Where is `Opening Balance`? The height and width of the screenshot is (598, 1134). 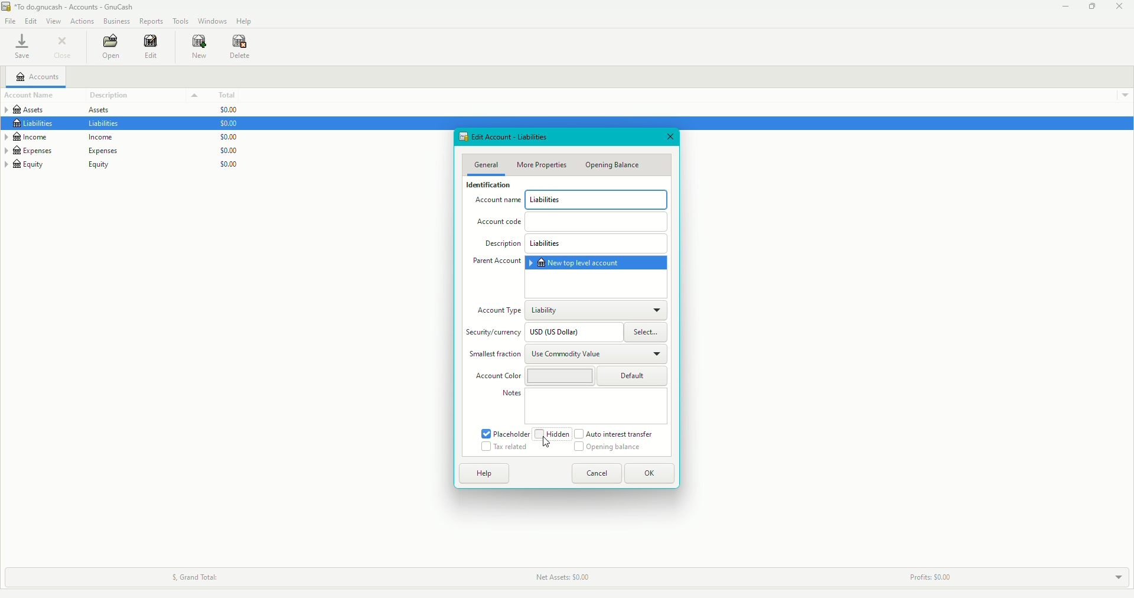
Opening Balance is located at coordinates (612, 450).